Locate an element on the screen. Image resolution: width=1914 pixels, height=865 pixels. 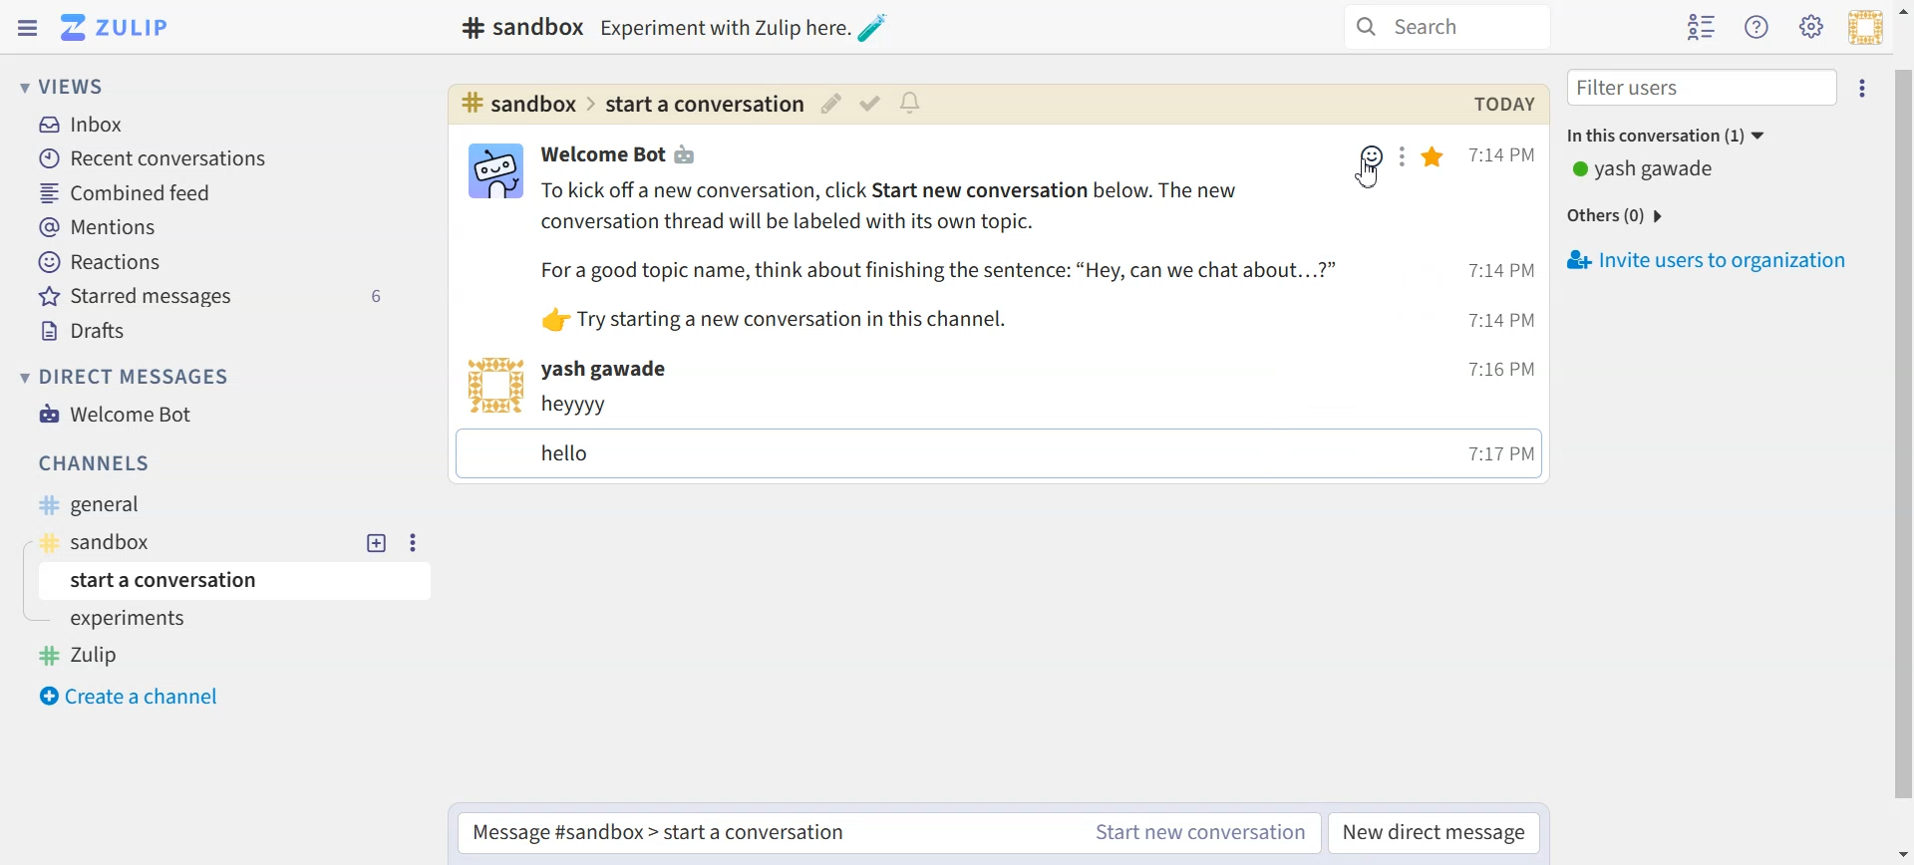
Personal menu is located at coordinates (1865, 27).